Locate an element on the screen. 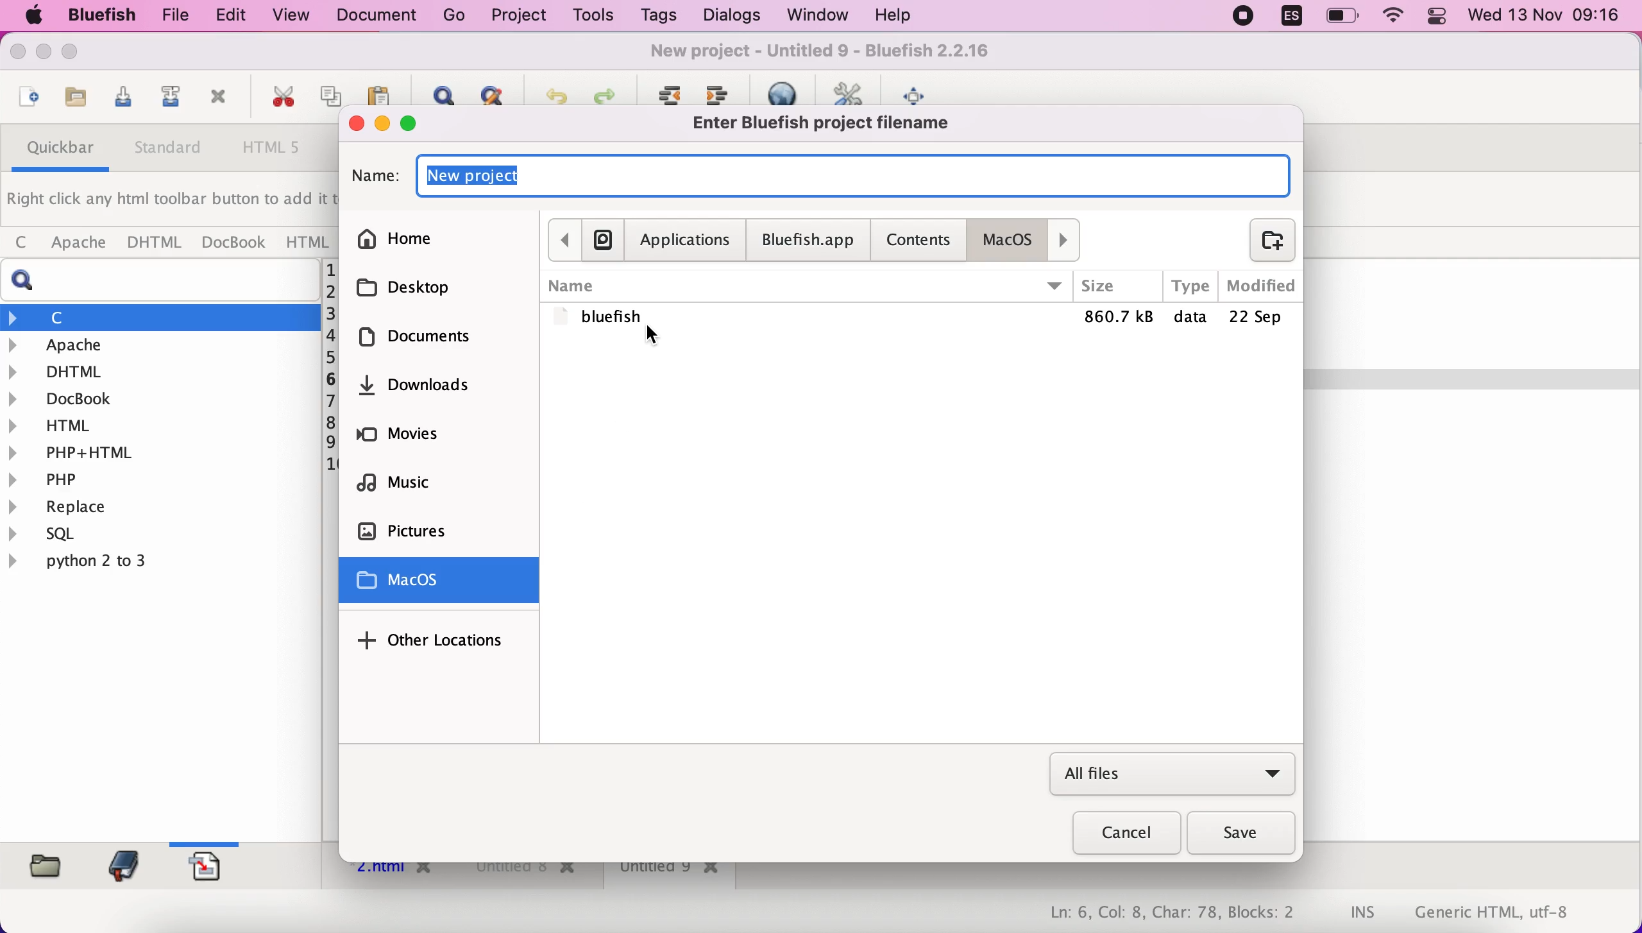 This screenshot has height=933, width=1642. open file is located at coordinates (26, 99).